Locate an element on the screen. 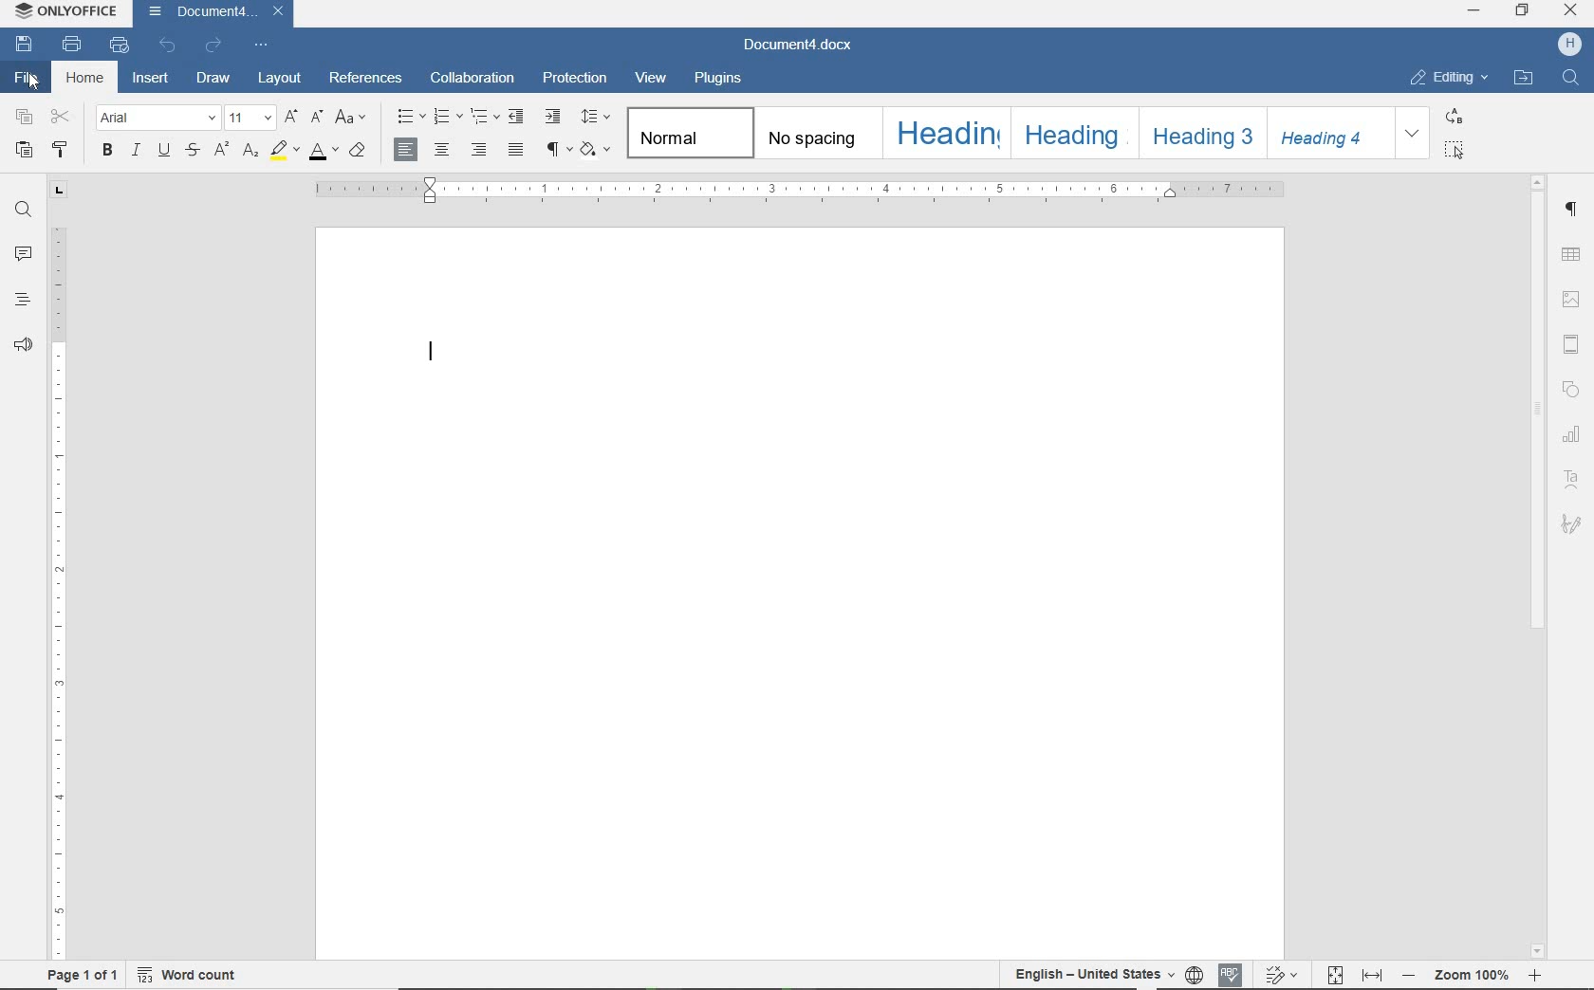  shape is located at coordinates (1570, 389).